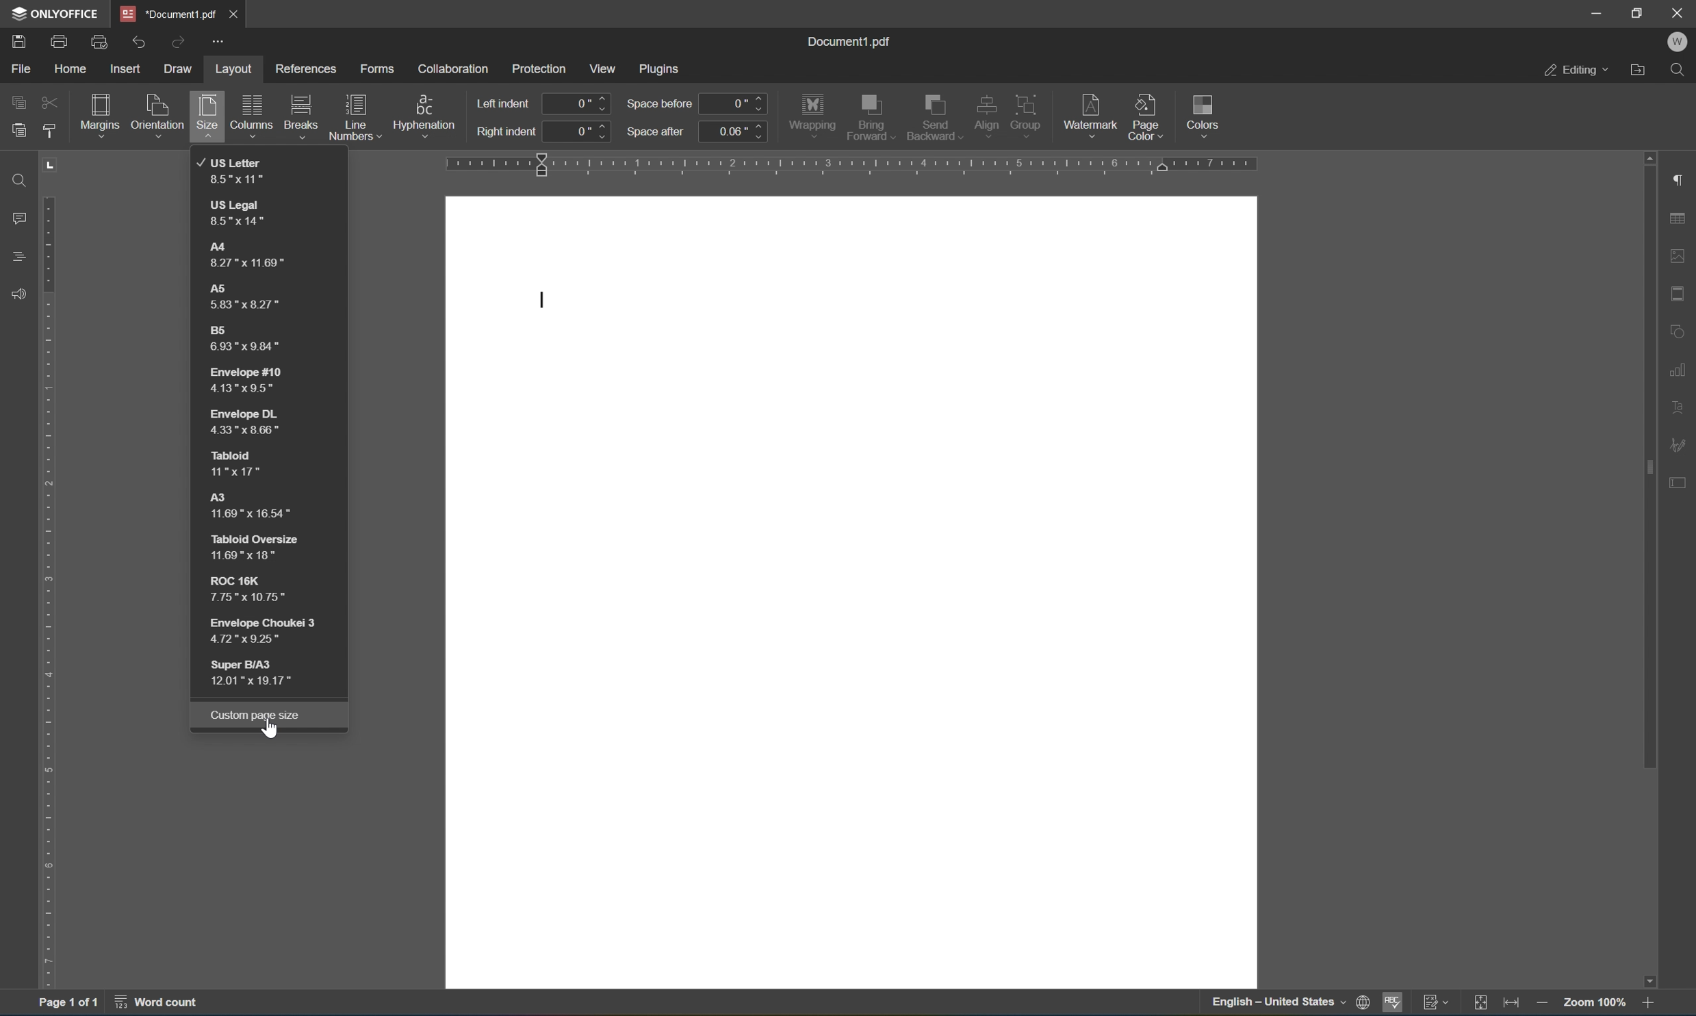 The width and height of the screenshot is (1696, 1016). What do you see at coordinates (307, 71) in the screenshot?
I see `references` at bounding box center [307, 71].